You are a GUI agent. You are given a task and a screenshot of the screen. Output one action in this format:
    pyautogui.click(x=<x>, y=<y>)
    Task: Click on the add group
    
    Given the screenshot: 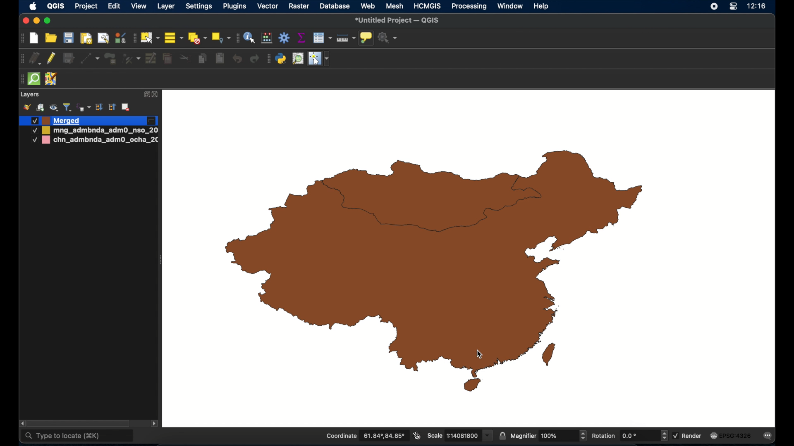 What is the action you would take?
    pyautogui.click(x=40, y=107)
    